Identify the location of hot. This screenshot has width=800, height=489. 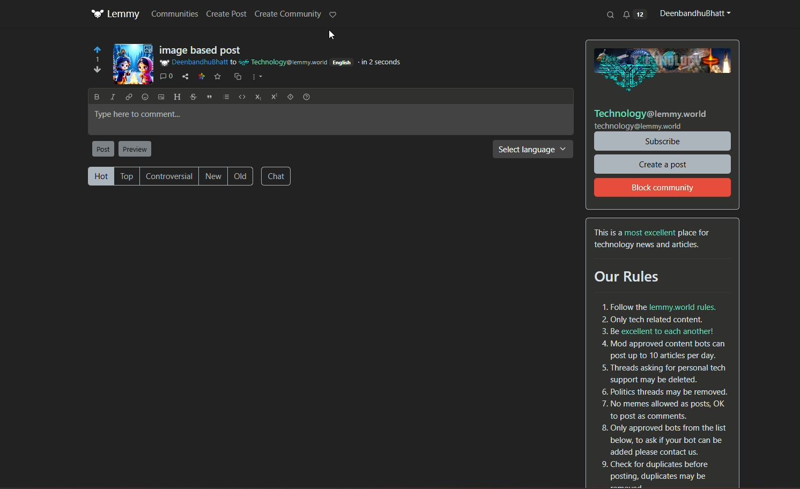
(100, 176).